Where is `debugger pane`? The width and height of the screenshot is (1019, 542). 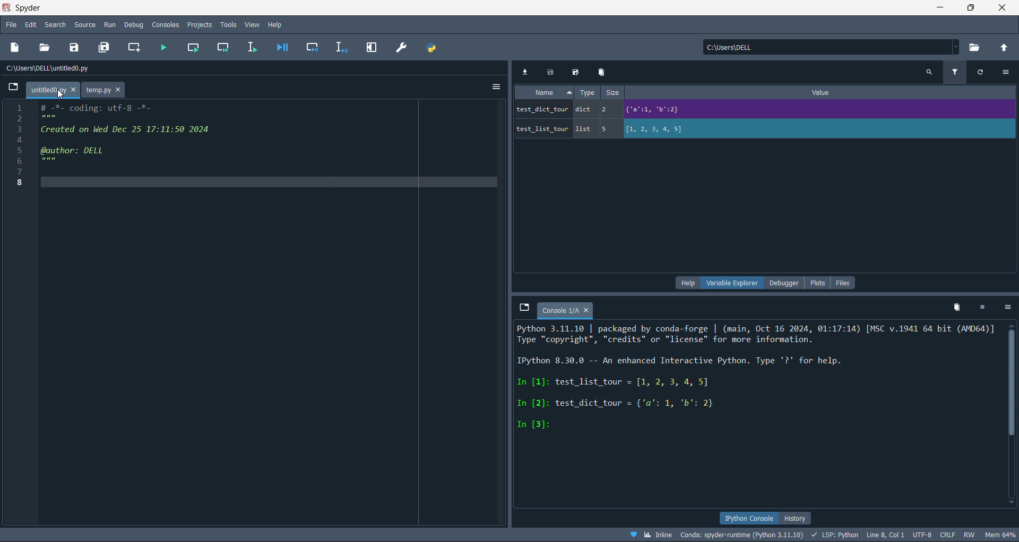 debugger pane is located at coordinates (788, 284).